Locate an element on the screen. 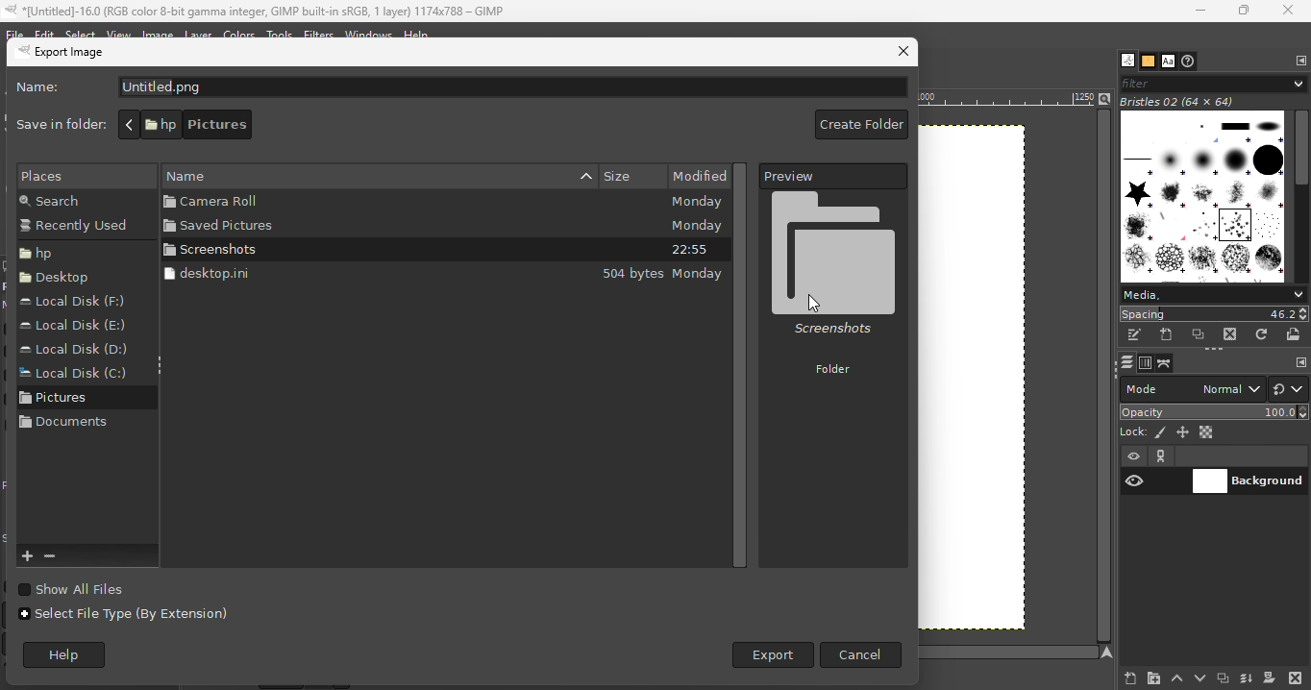  Local dsk (D:) is located at coordinates (78, 349).